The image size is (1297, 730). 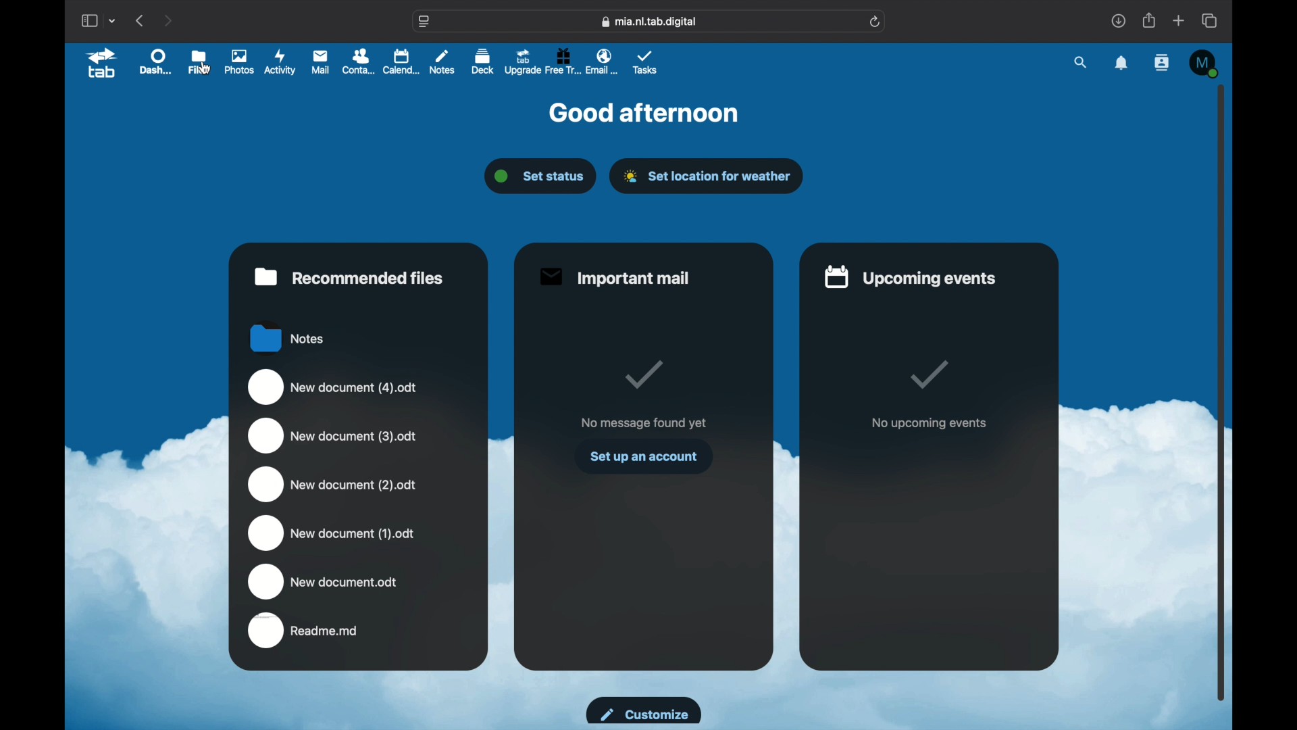 I want to click on no message found yet, so click(x=643, y=424).